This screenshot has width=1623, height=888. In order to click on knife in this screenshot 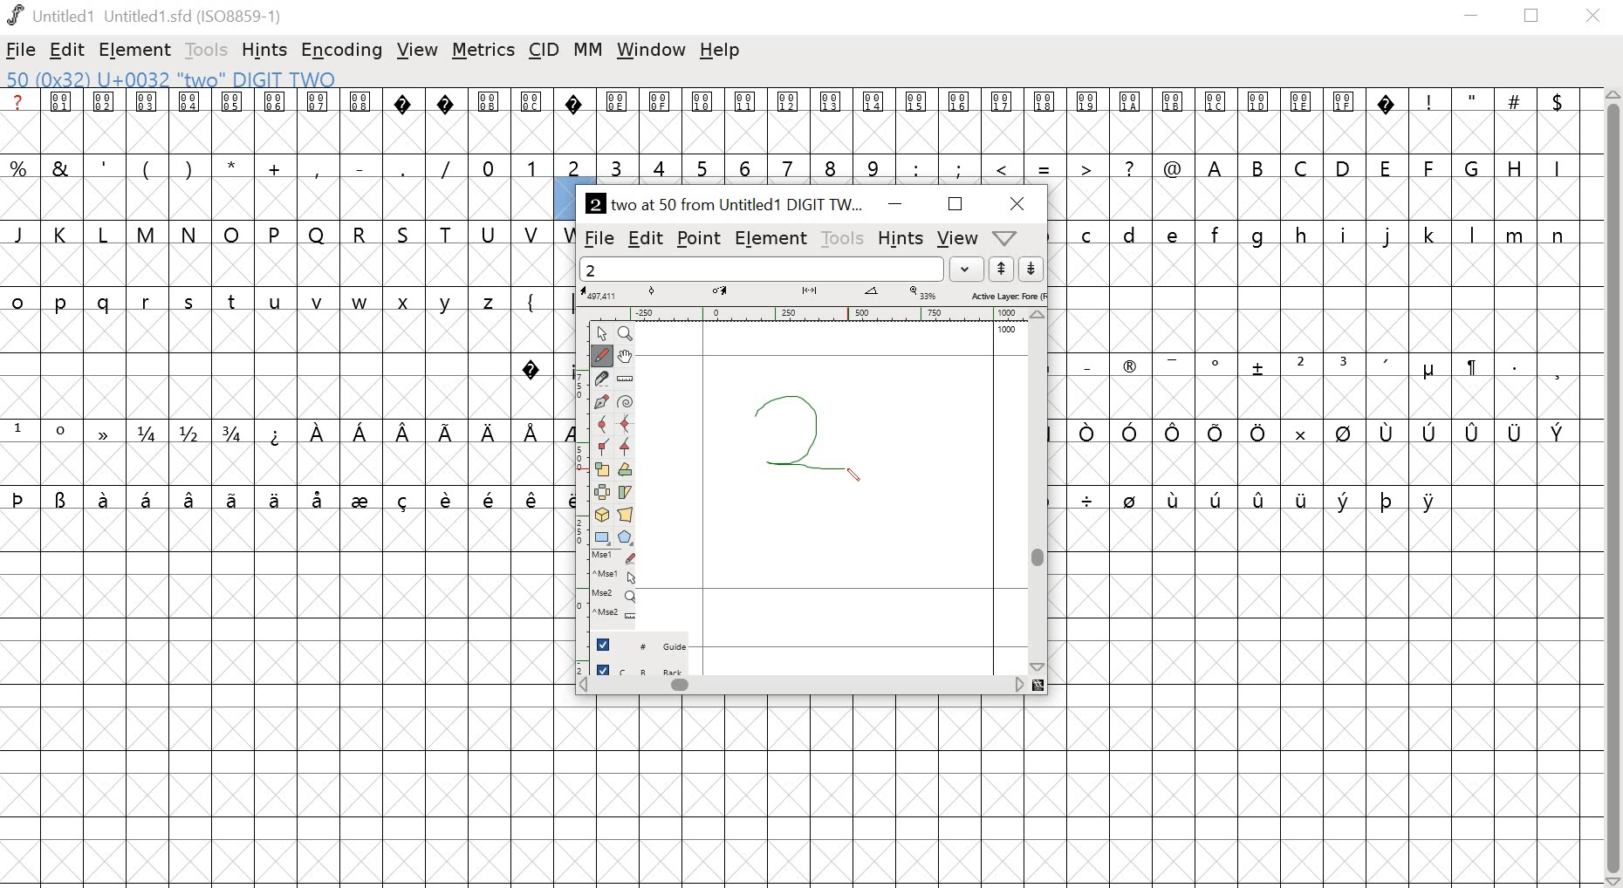, I will do `click(604, 380)`.